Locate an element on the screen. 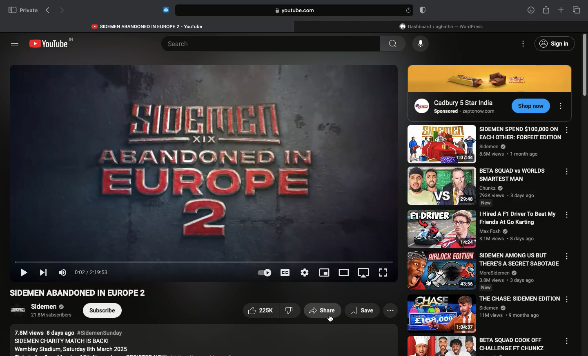  Options is located at coordinates (569, 257).